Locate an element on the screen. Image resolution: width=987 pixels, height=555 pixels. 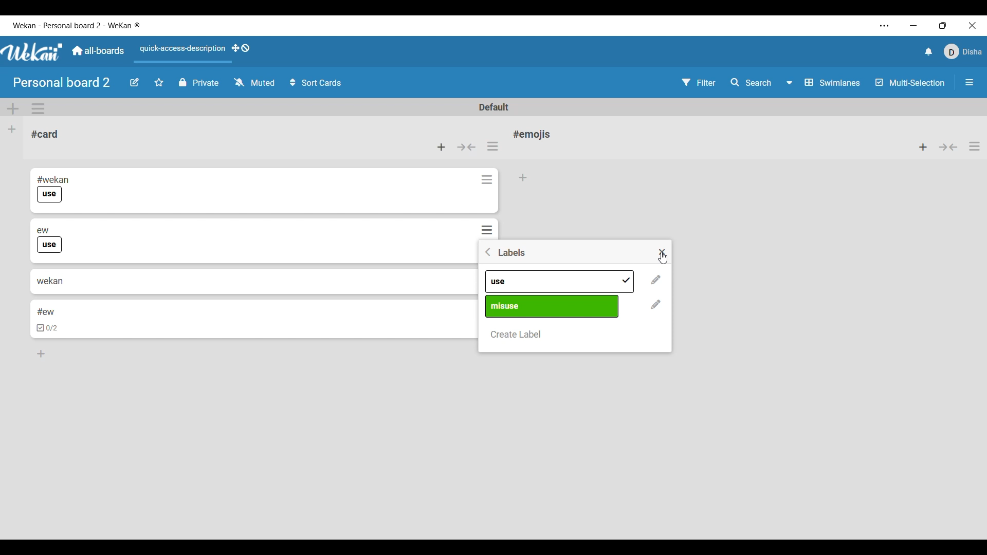
Add card to bottom of list is located at coordinates (524, 178).